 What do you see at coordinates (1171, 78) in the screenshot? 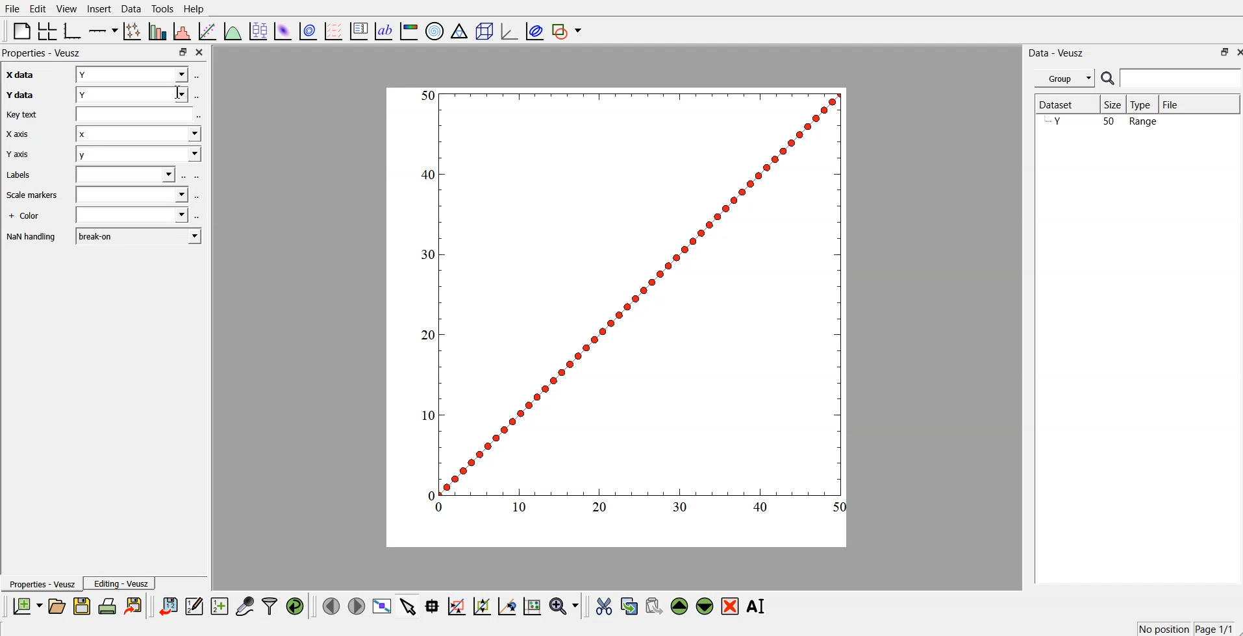
I see `search bar` at bounding box center [1171, 78].